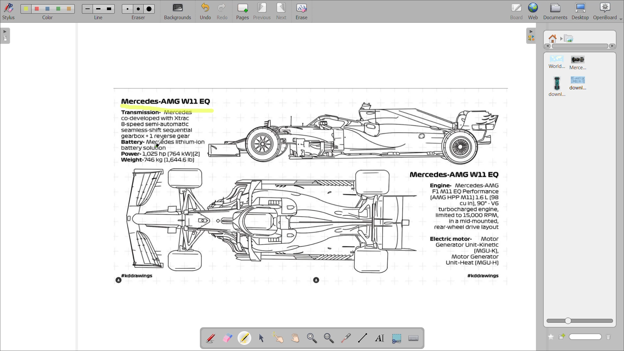 This screenshot has height=351, width=624. Describe the element at coordinates (280, 338) in the screenshot. I see `interact with items` at that location.